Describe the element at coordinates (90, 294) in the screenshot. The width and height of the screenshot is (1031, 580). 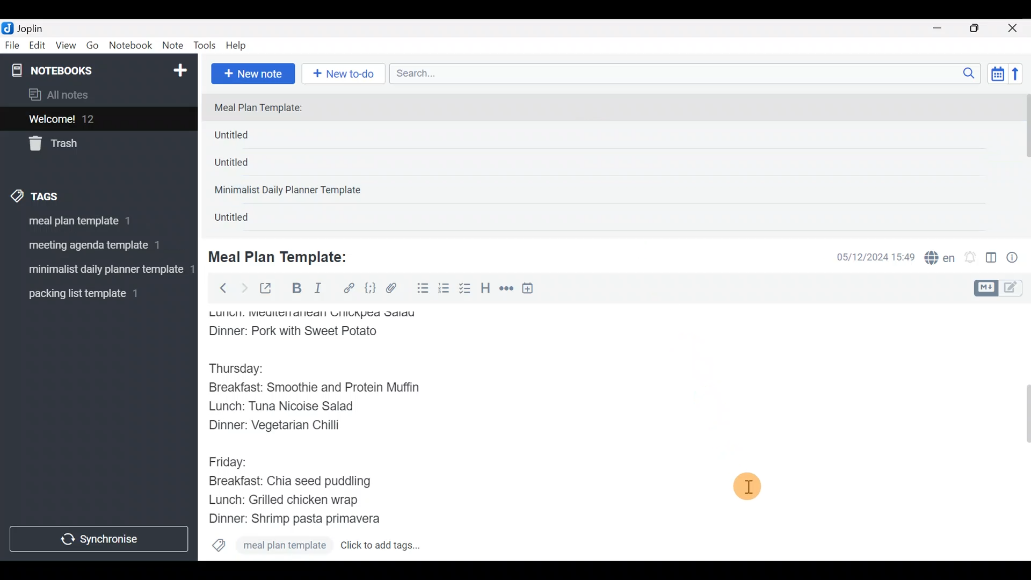
I see `Tag 4` at that location.